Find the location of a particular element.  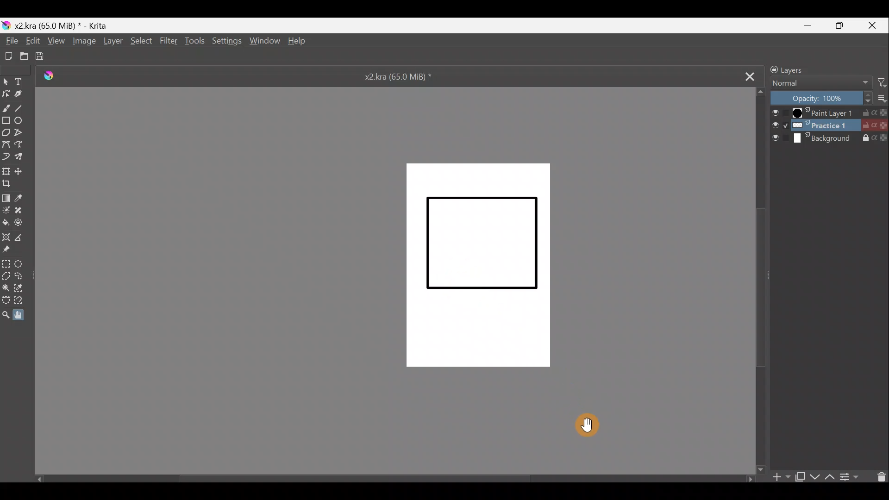

Calligraphy is located at coordinates (22, 94).